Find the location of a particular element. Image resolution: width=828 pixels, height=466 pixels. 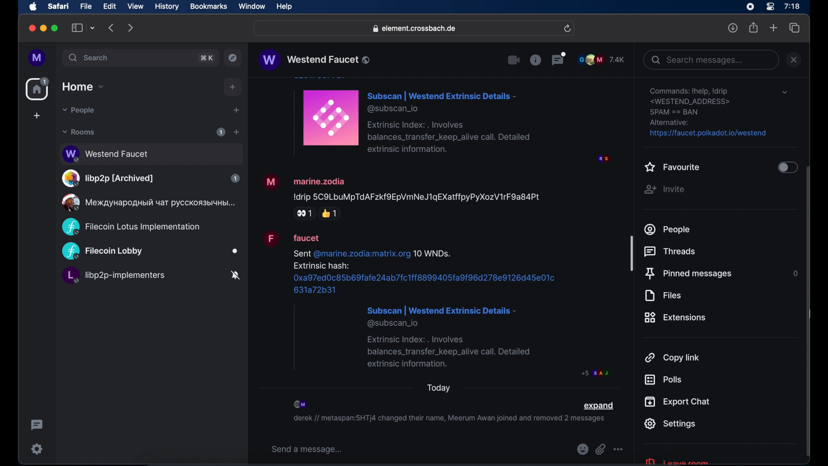

send a message is located at coordinates (307, 450).